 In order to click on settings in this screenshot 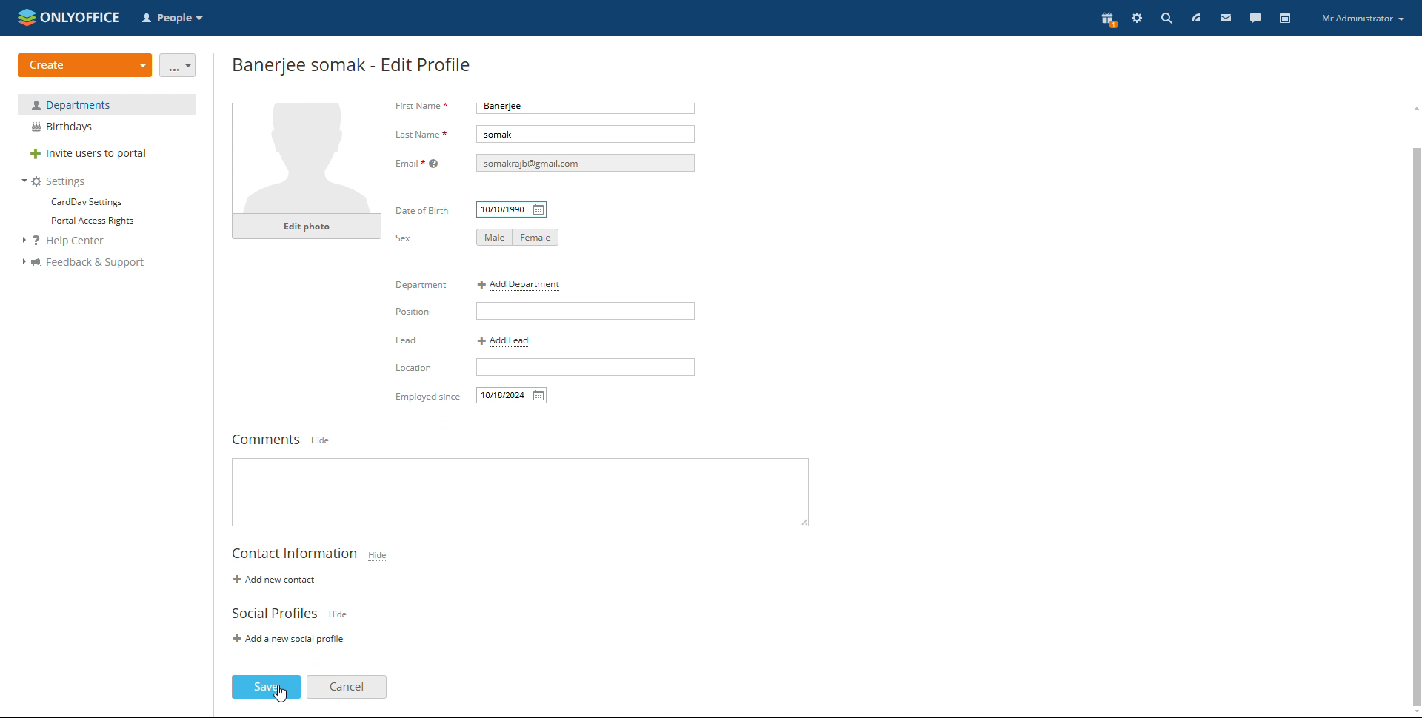, I will do `click(55, 181)`.